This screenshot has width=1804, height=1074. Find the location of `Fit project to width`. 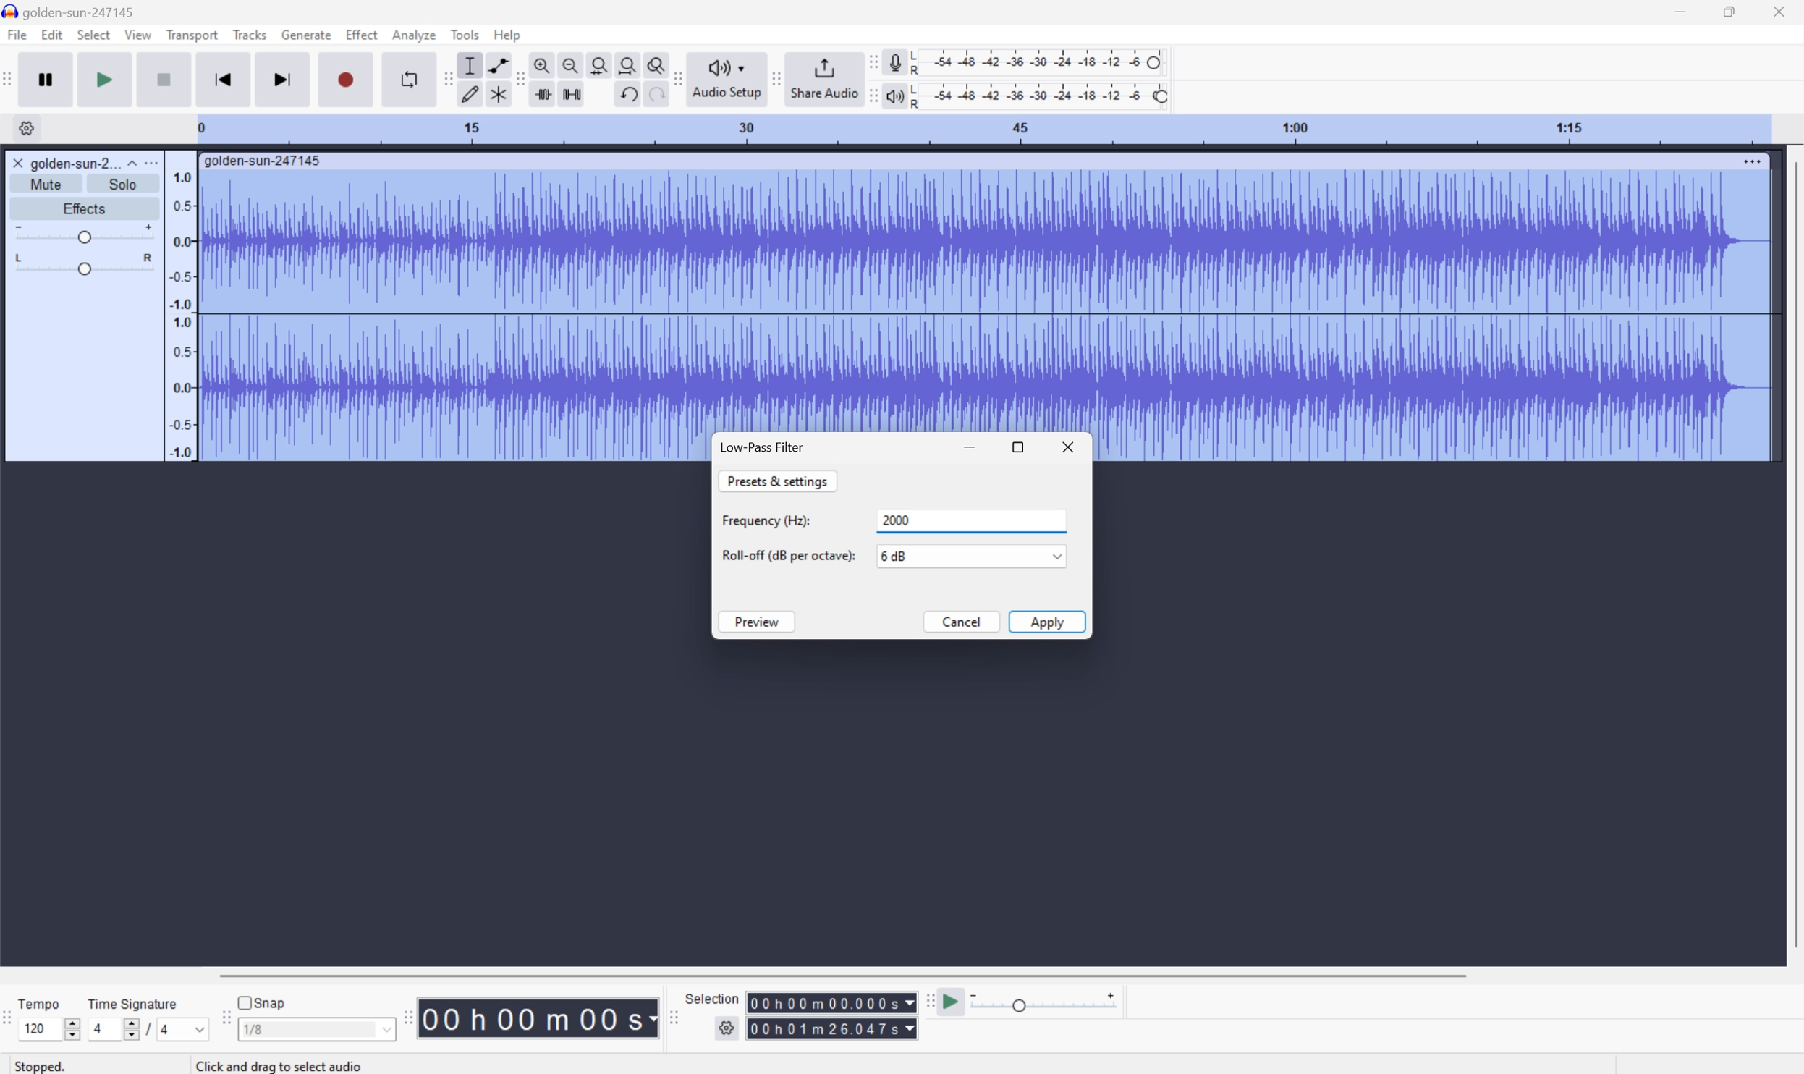

Fit project to width is located at coordinates (626, 62).